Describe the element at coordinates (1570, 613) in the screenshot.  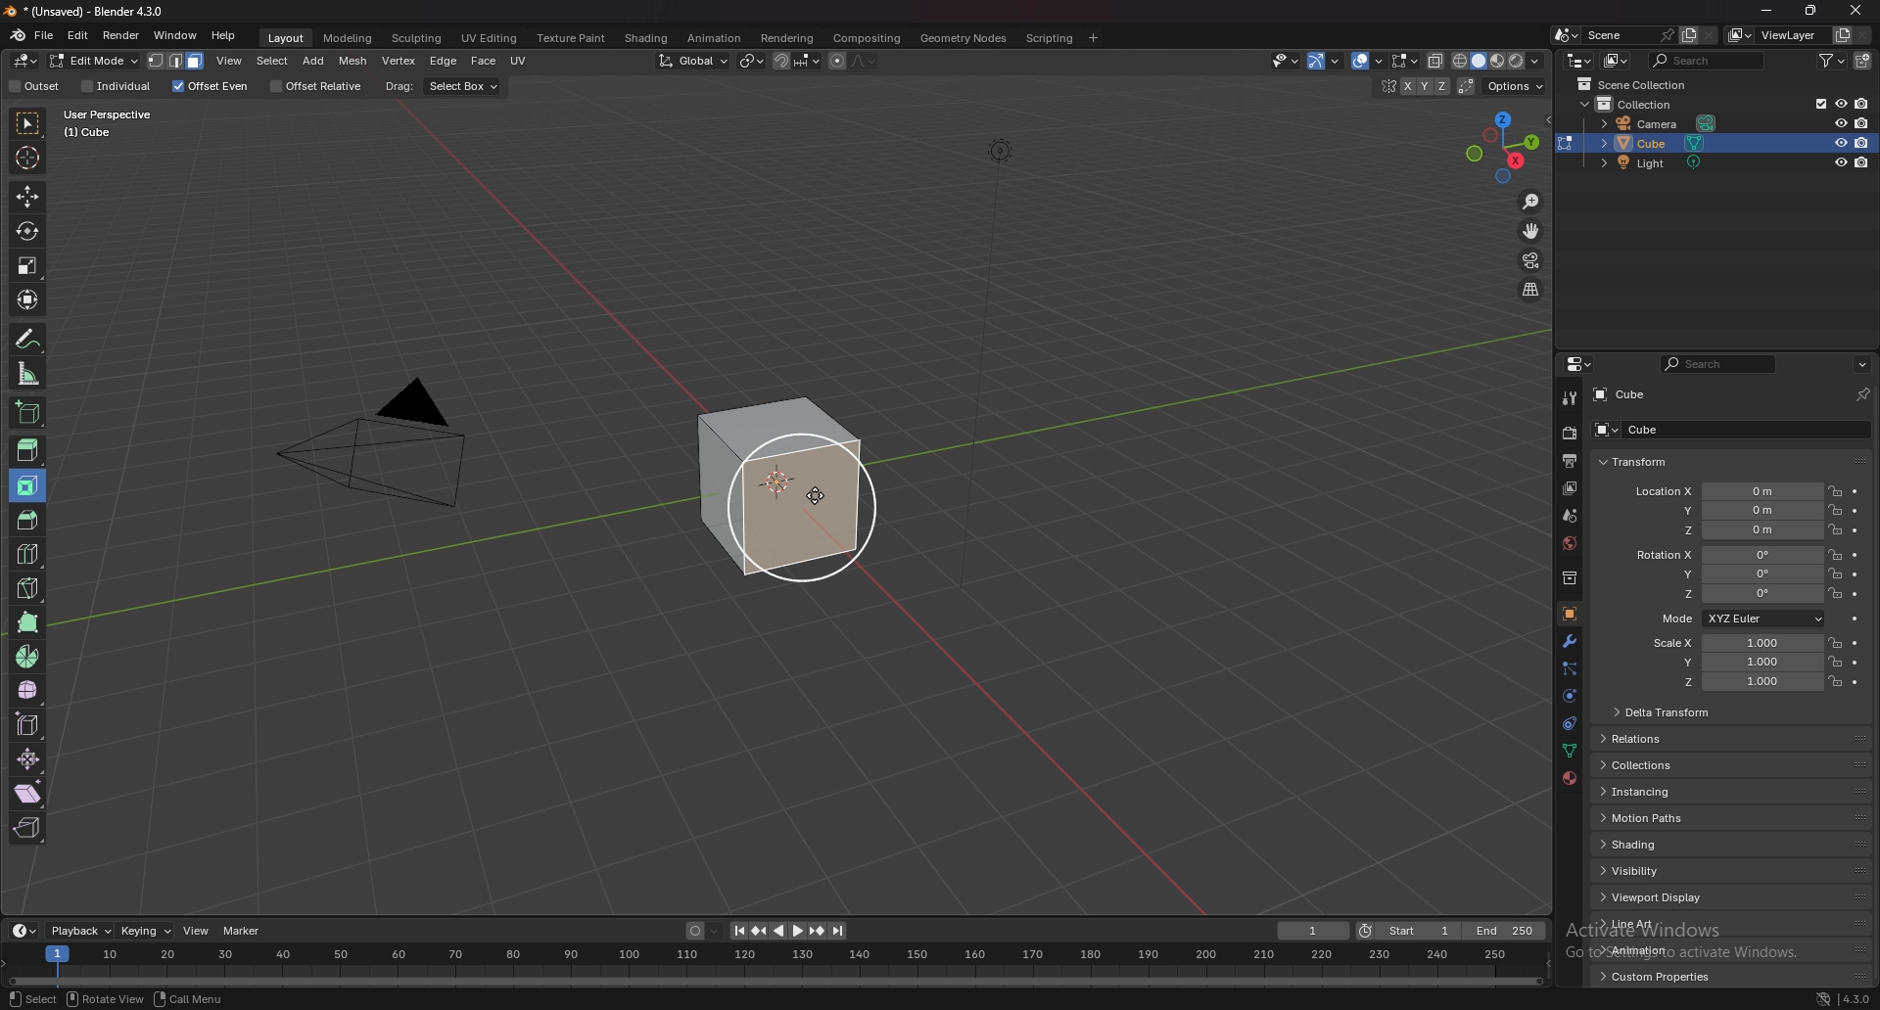
I see `object` at that location.